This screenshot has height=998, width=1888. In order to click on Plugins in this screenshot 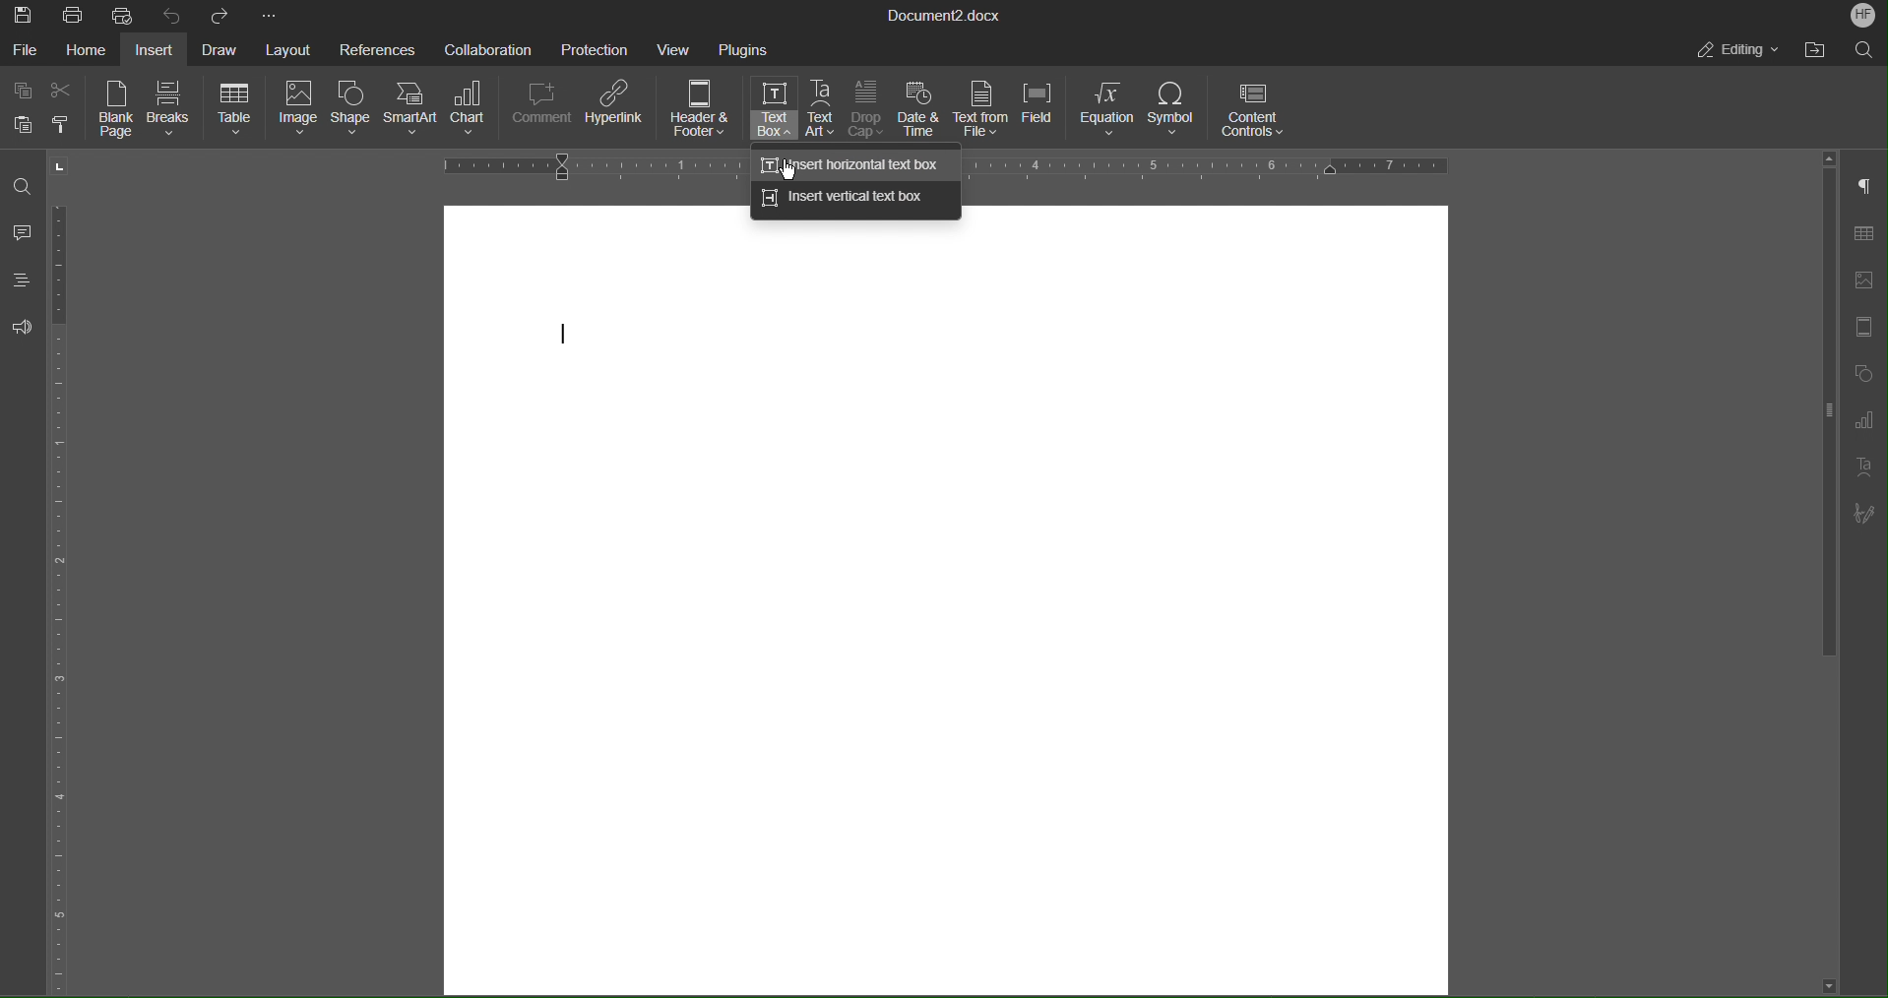, I will do `click(744, 47)`.